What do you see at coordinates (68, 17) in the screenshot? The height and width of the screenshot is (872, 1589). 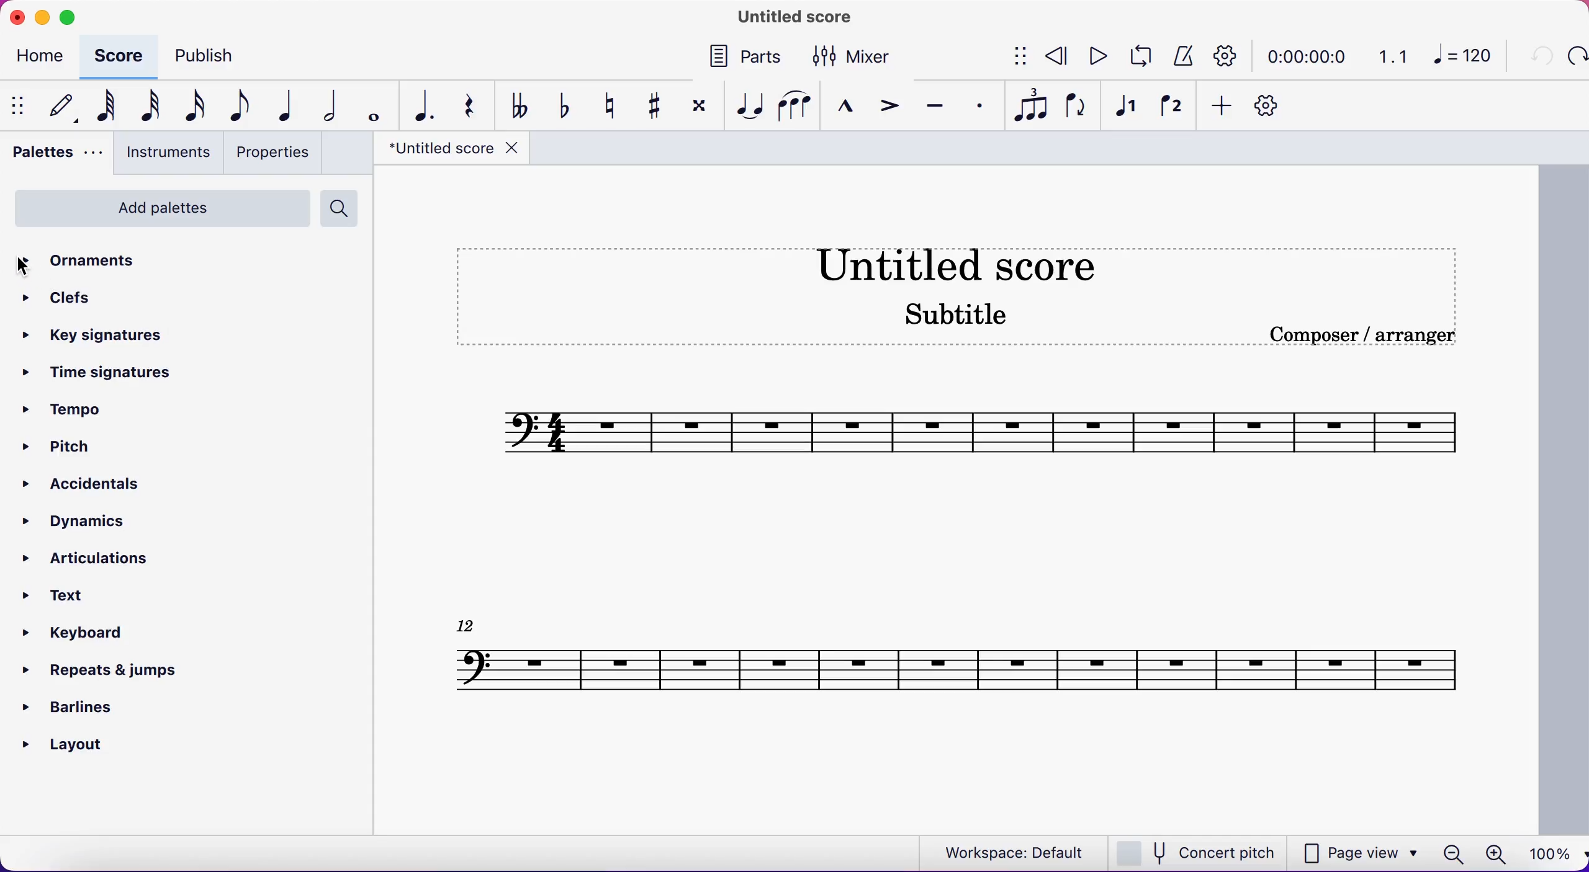 I see `maximize` at bounding box center [68, 17].